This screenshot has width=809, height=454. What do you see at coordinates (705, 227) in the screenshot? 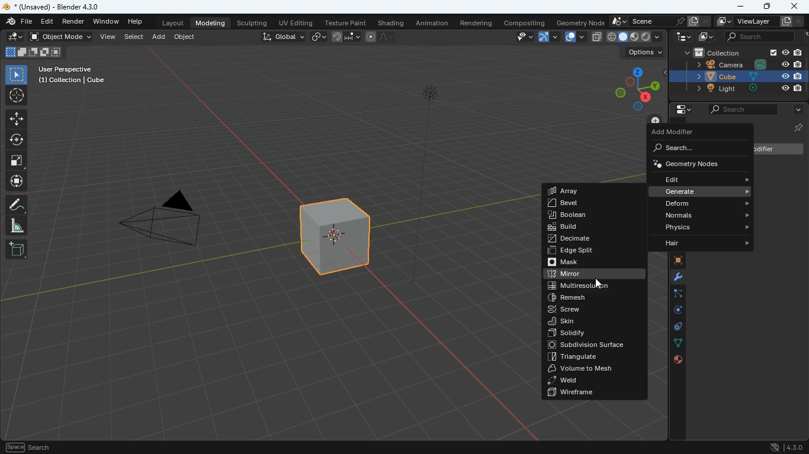
I see `physics` at bounding box center [705, 227].